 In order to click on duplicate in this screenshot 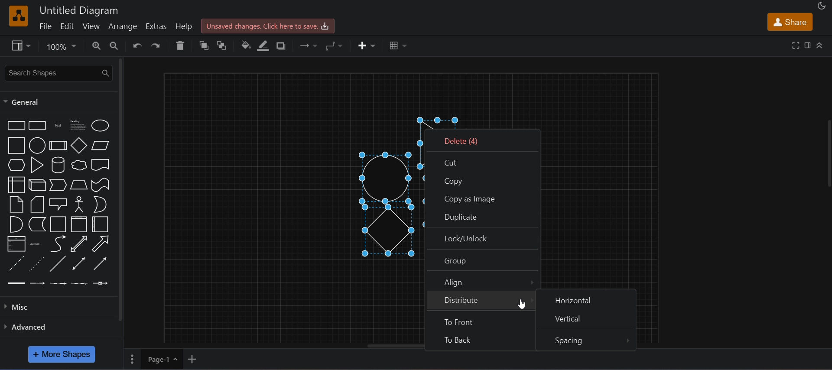, I will do `click(481, 216)`.